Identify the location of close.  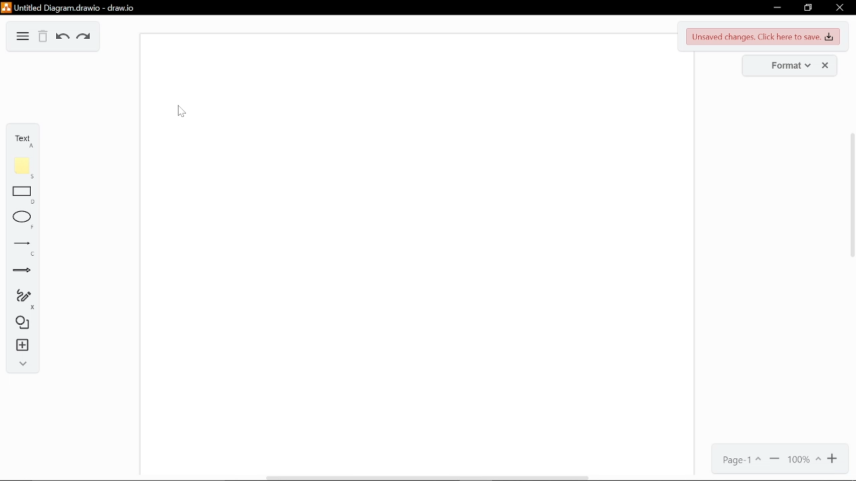
(841, 8).